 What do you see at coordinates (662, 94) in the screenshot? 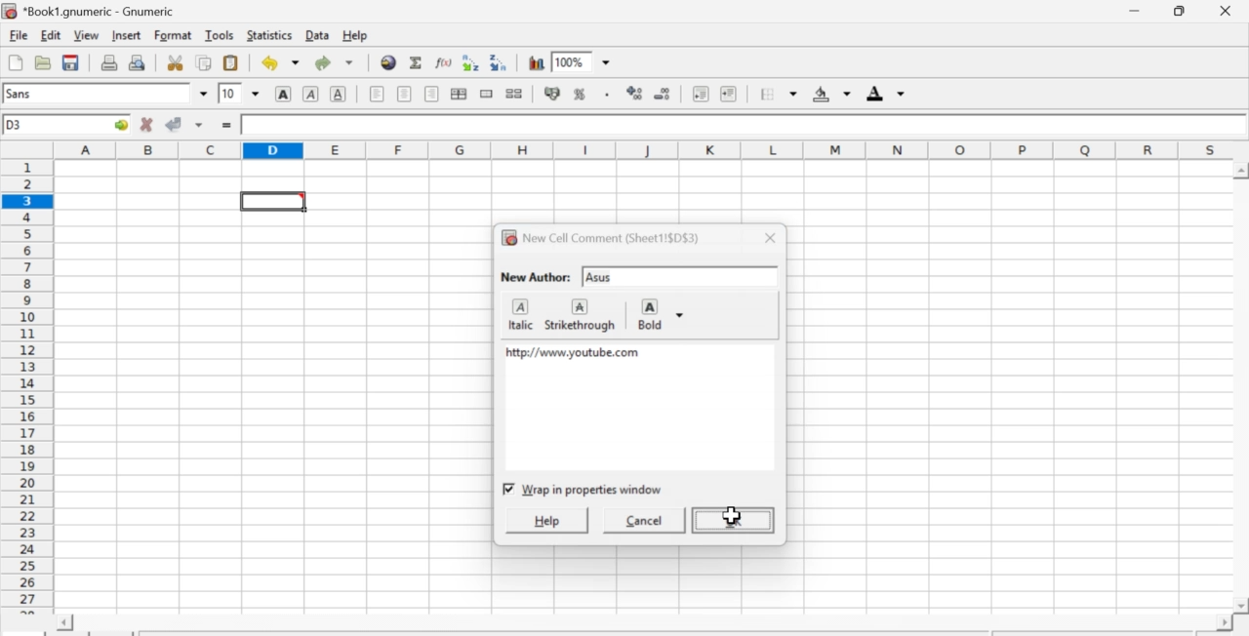
I see `Decrease number of decimals` at bounding box center [662, 94].